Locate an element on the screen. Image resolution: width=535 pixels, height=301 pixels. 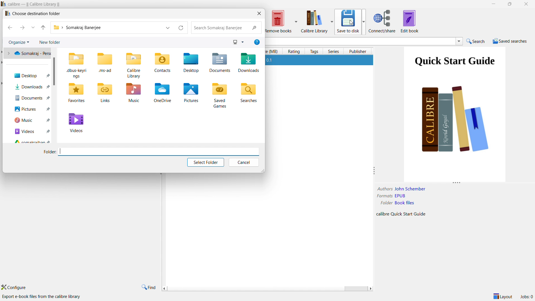
rating is located at coordinates (294, 51).